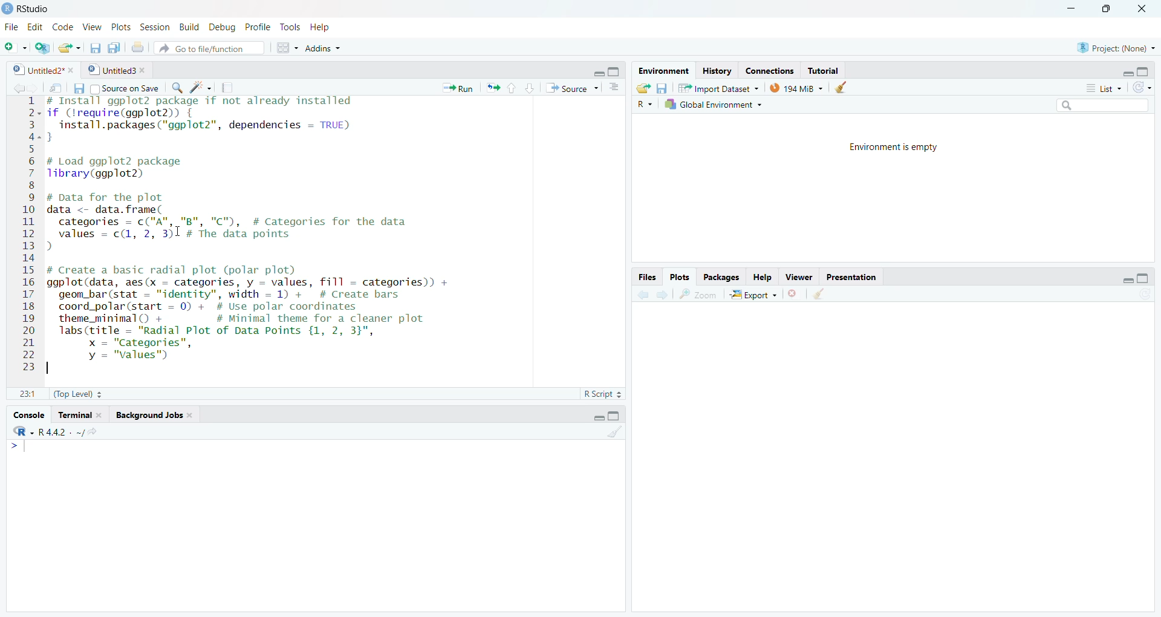  Describe the element at coordinates (20, 433) in the screenshot. I see `R` at that location.